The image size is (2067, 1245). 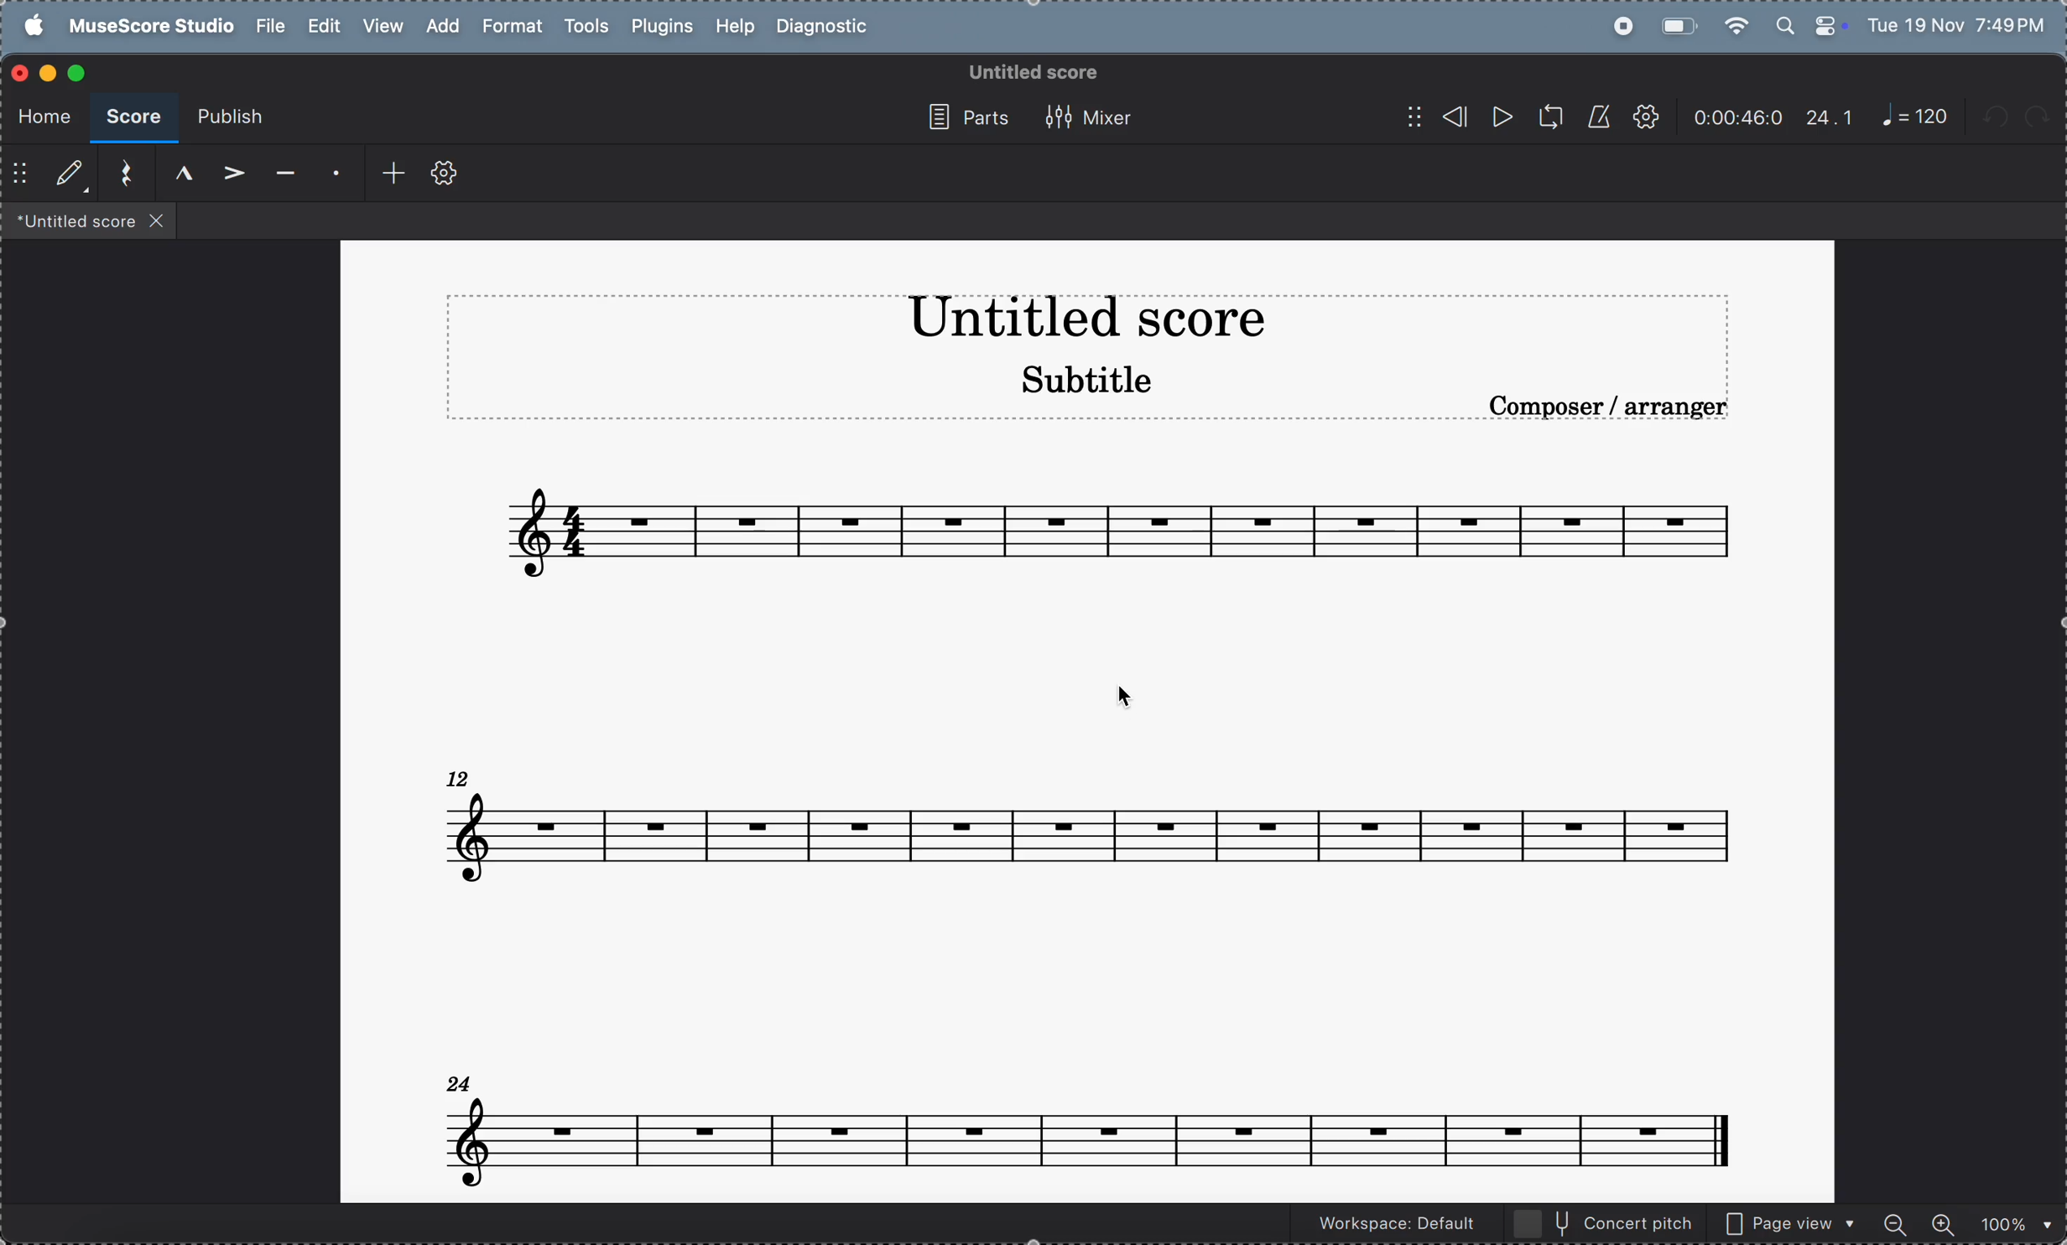 I want to click on zoom percentage, so click(x=2011, y=1222).